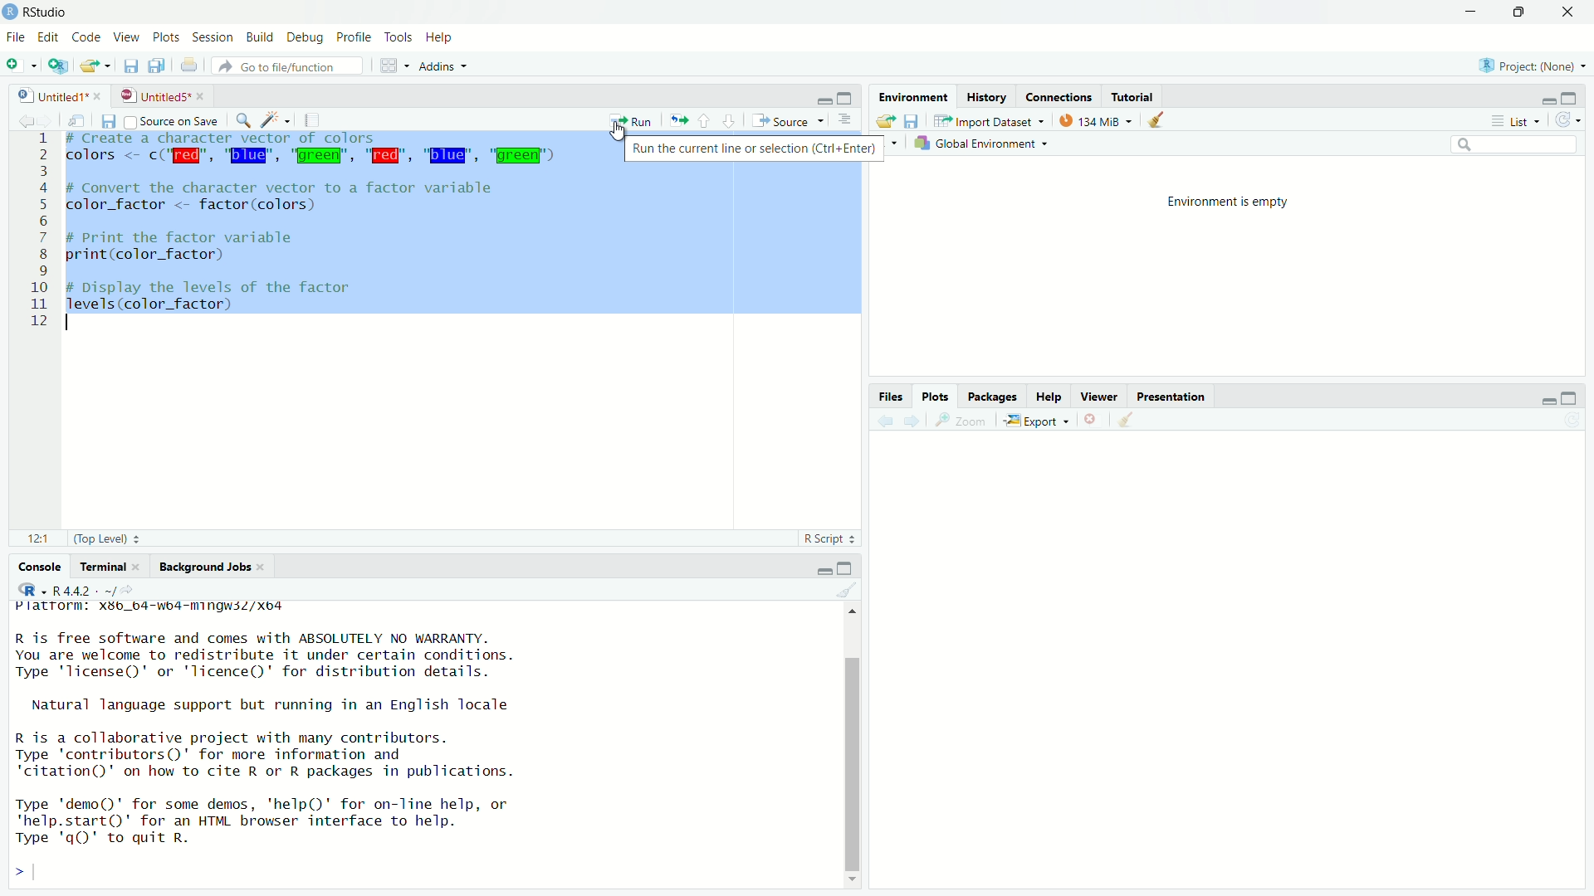 The width and height of the screenshot is (1594, 896). Describe the element at coordinates (679, 121) in the screenshot. I see `re-run the previous code region` at that location.